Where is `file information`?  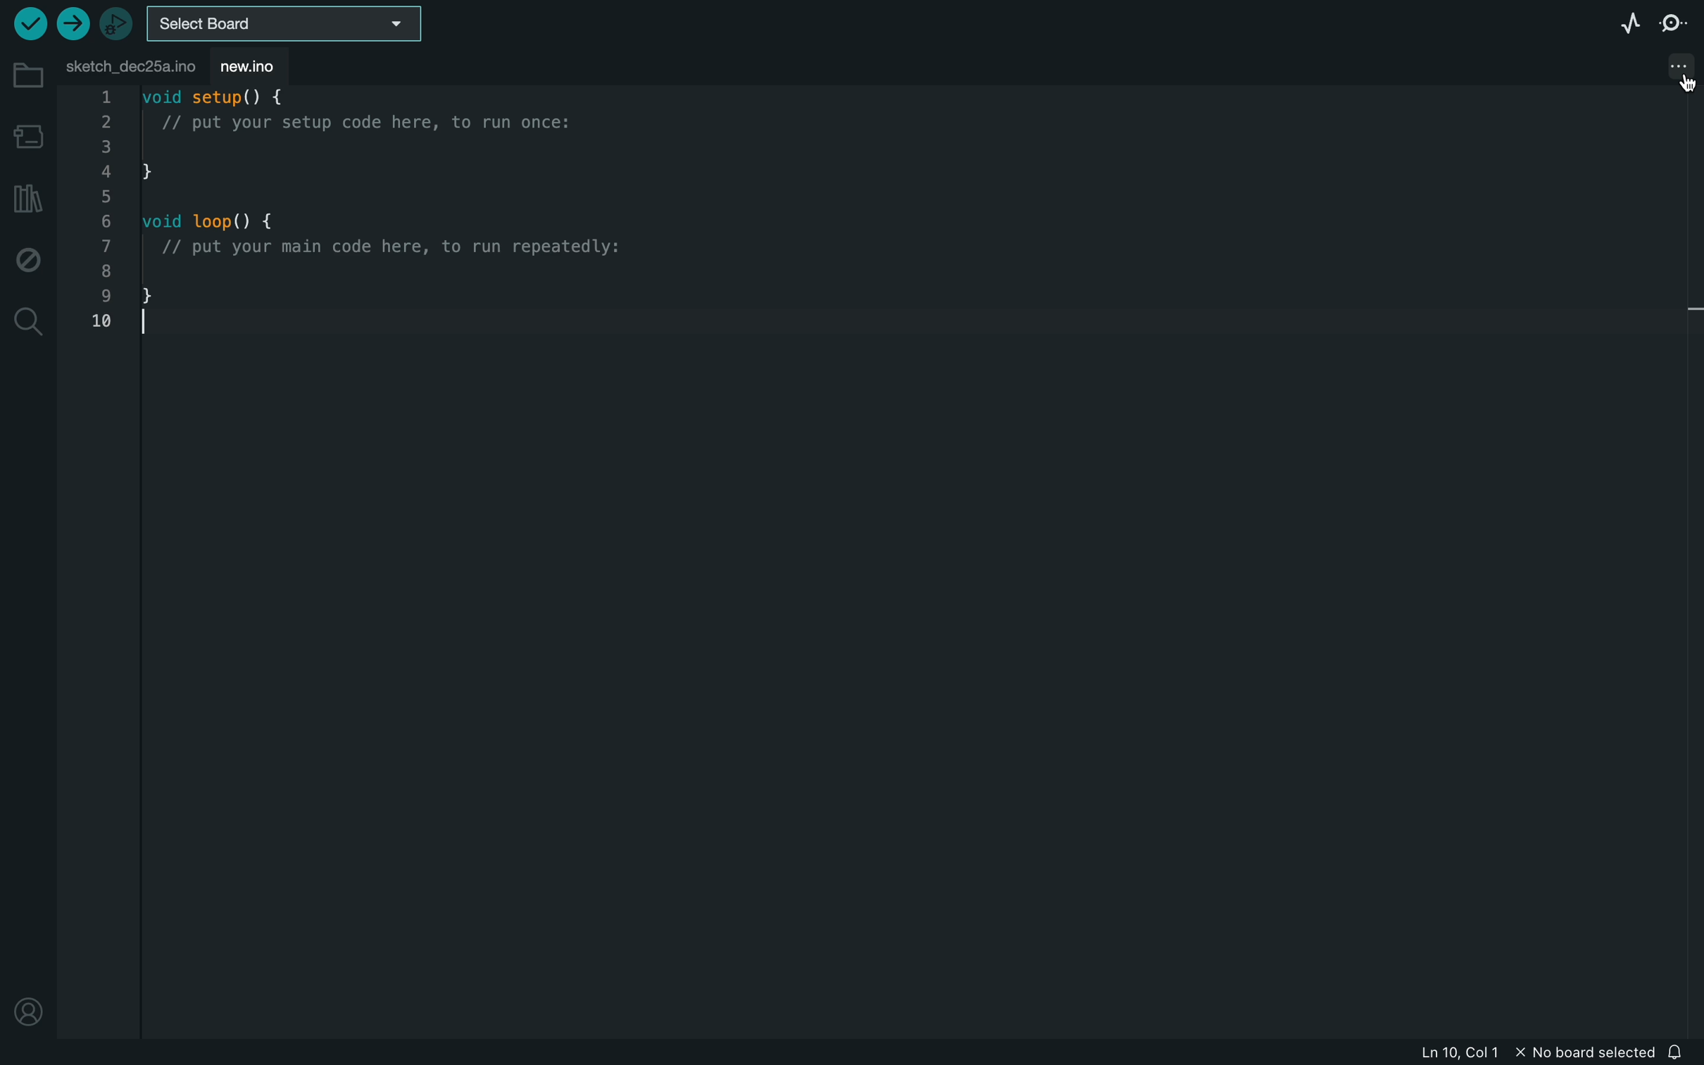 file information is located at coordinates (1539, 1054).